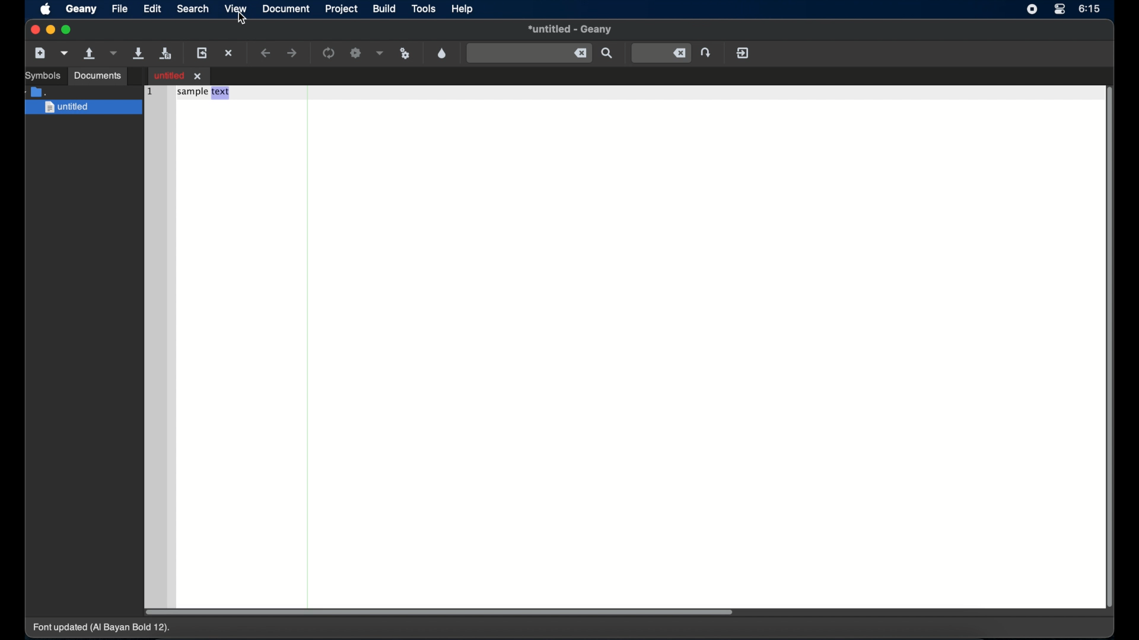 The width and height of the screenshot is (1139, 640). I want to click on document, so click(286, 9).